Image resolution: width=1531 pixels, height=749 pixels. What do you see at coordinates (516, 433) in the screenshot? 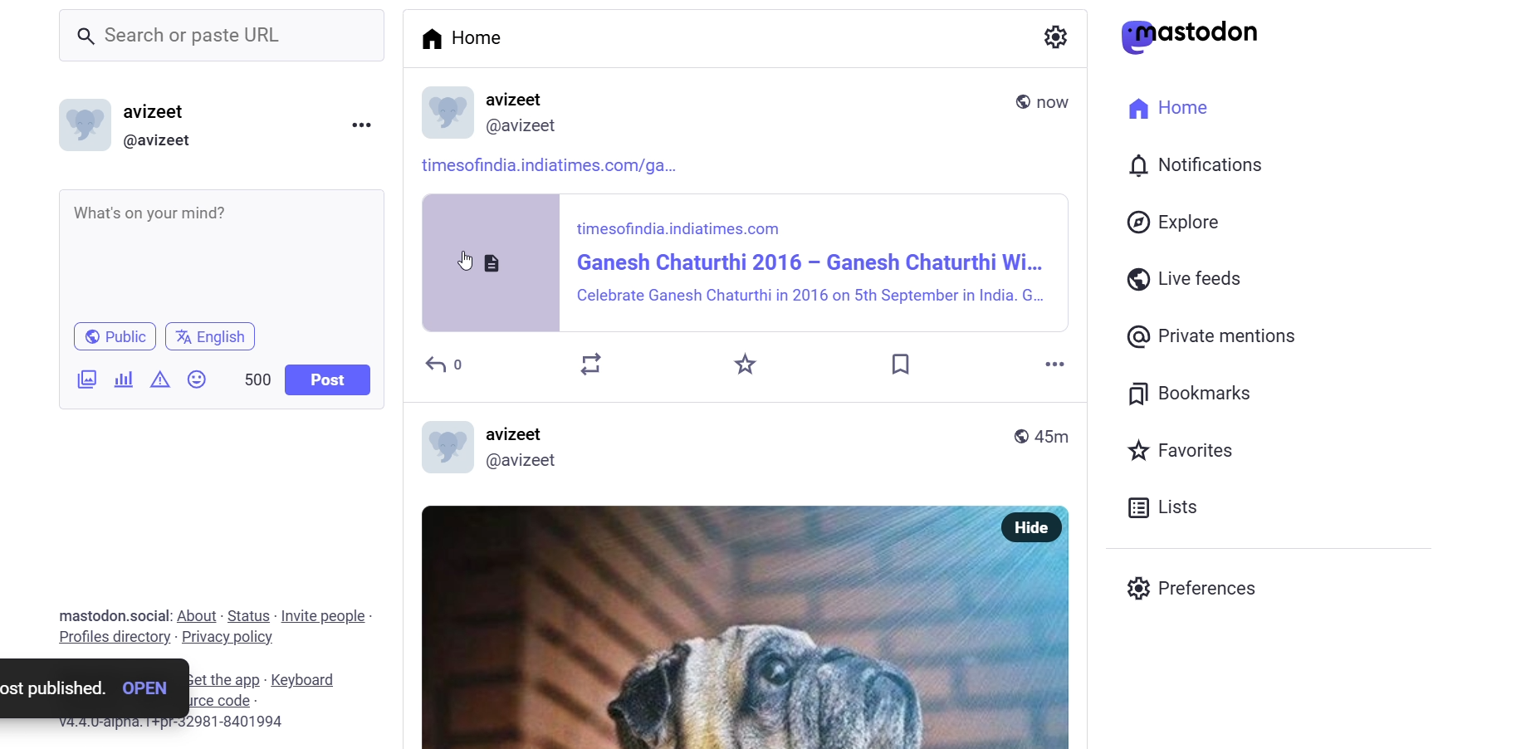
I see `avizeet` at bounding box center [516, 433].